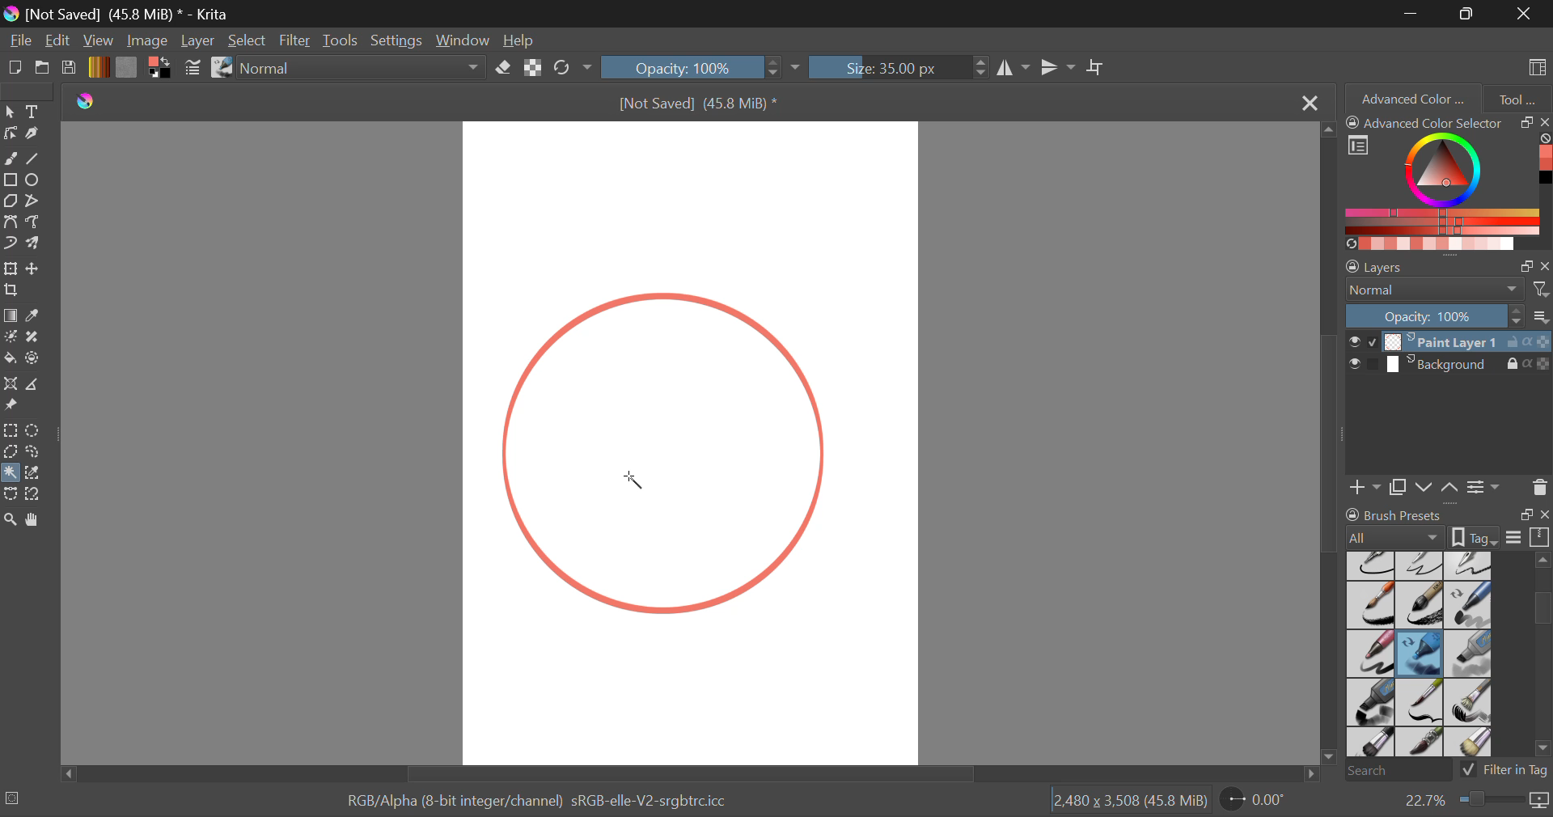 The image size is (1553, 817). What do you see at coordinates (10, 430) in the screenshot?
I see `Rectangle Selection Tool` at bounding box center [10, 430].